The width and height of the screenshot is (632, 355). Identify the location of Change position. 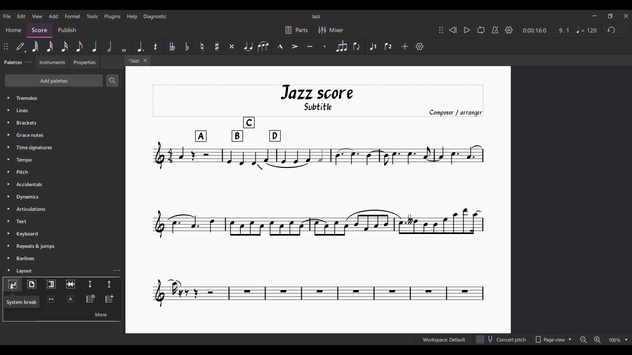
(6, 46).